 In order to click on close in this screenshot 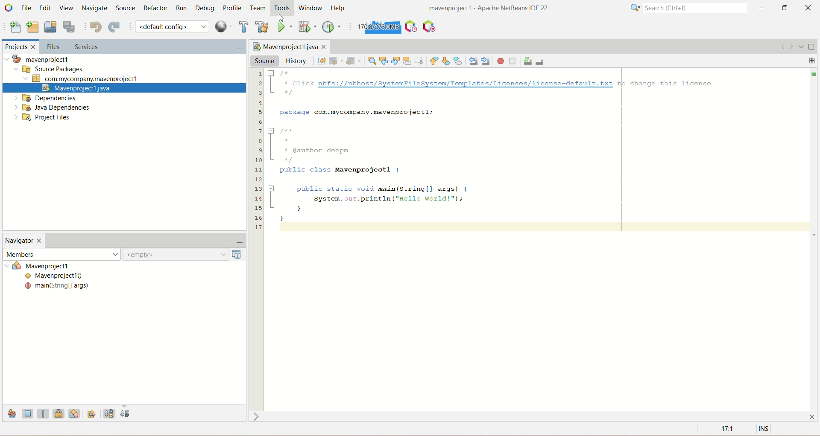, I will do `click(810, 7)`.